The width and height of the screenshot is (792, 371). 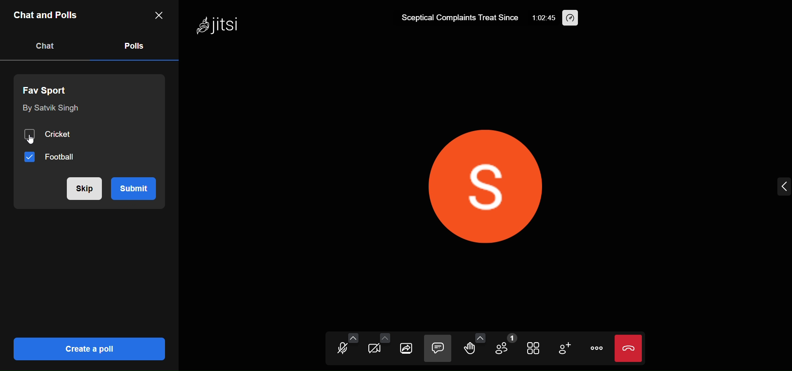 I want to click on Football, so click(x=52, y=157).